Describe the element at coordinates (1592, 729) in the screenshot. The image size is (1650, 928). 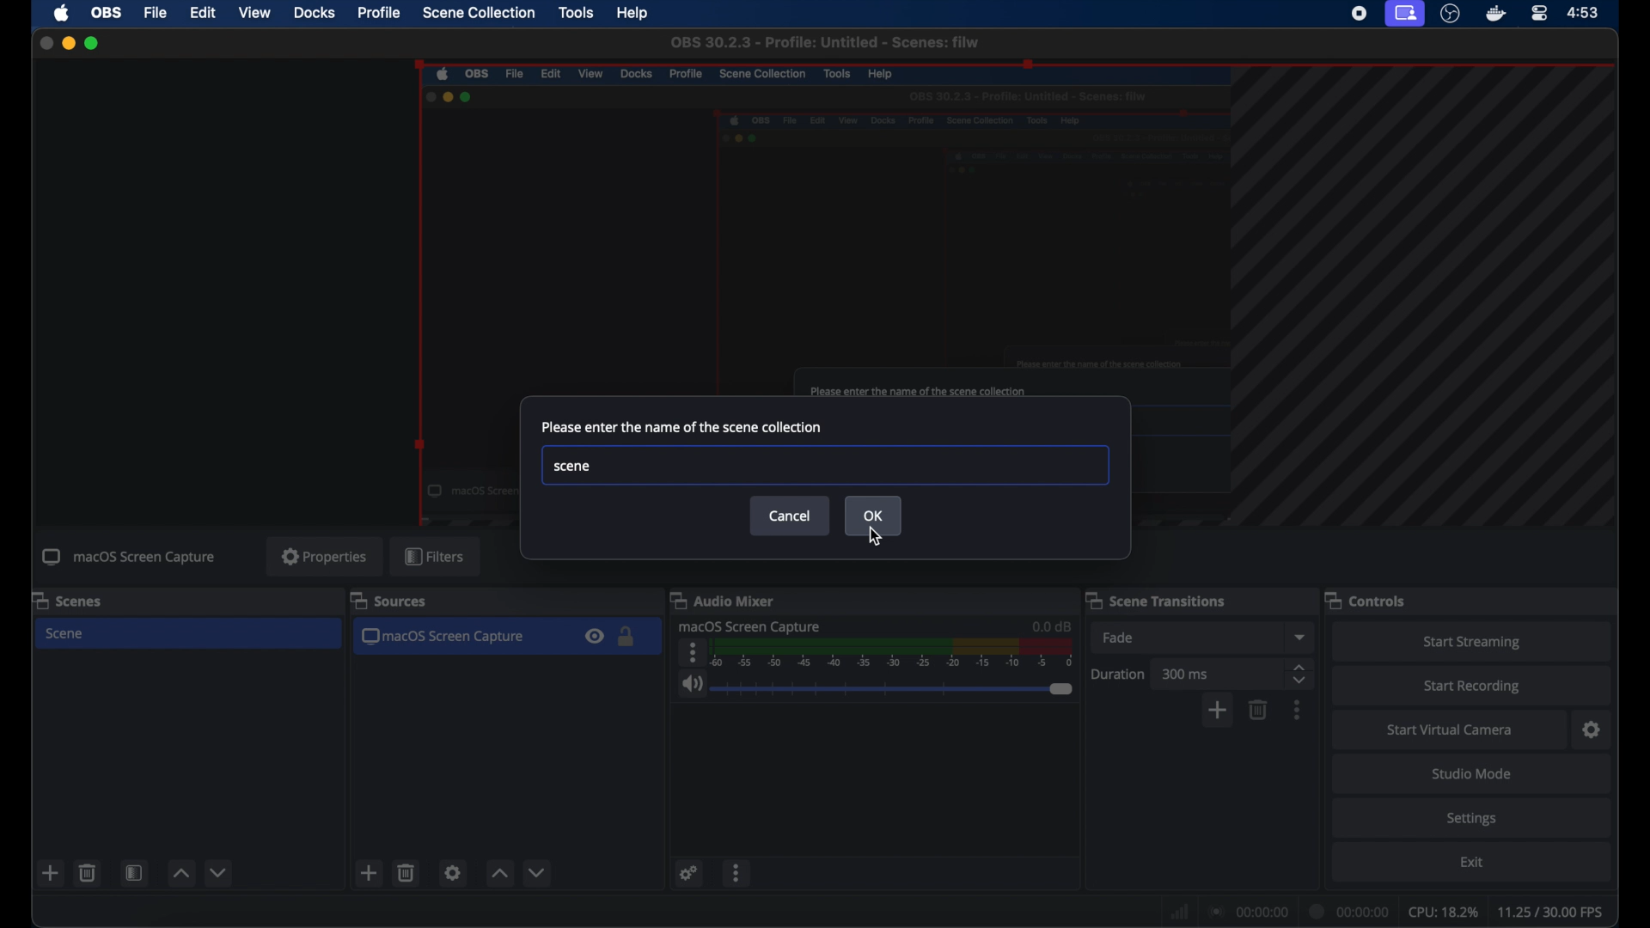
I see `settings` at that location.